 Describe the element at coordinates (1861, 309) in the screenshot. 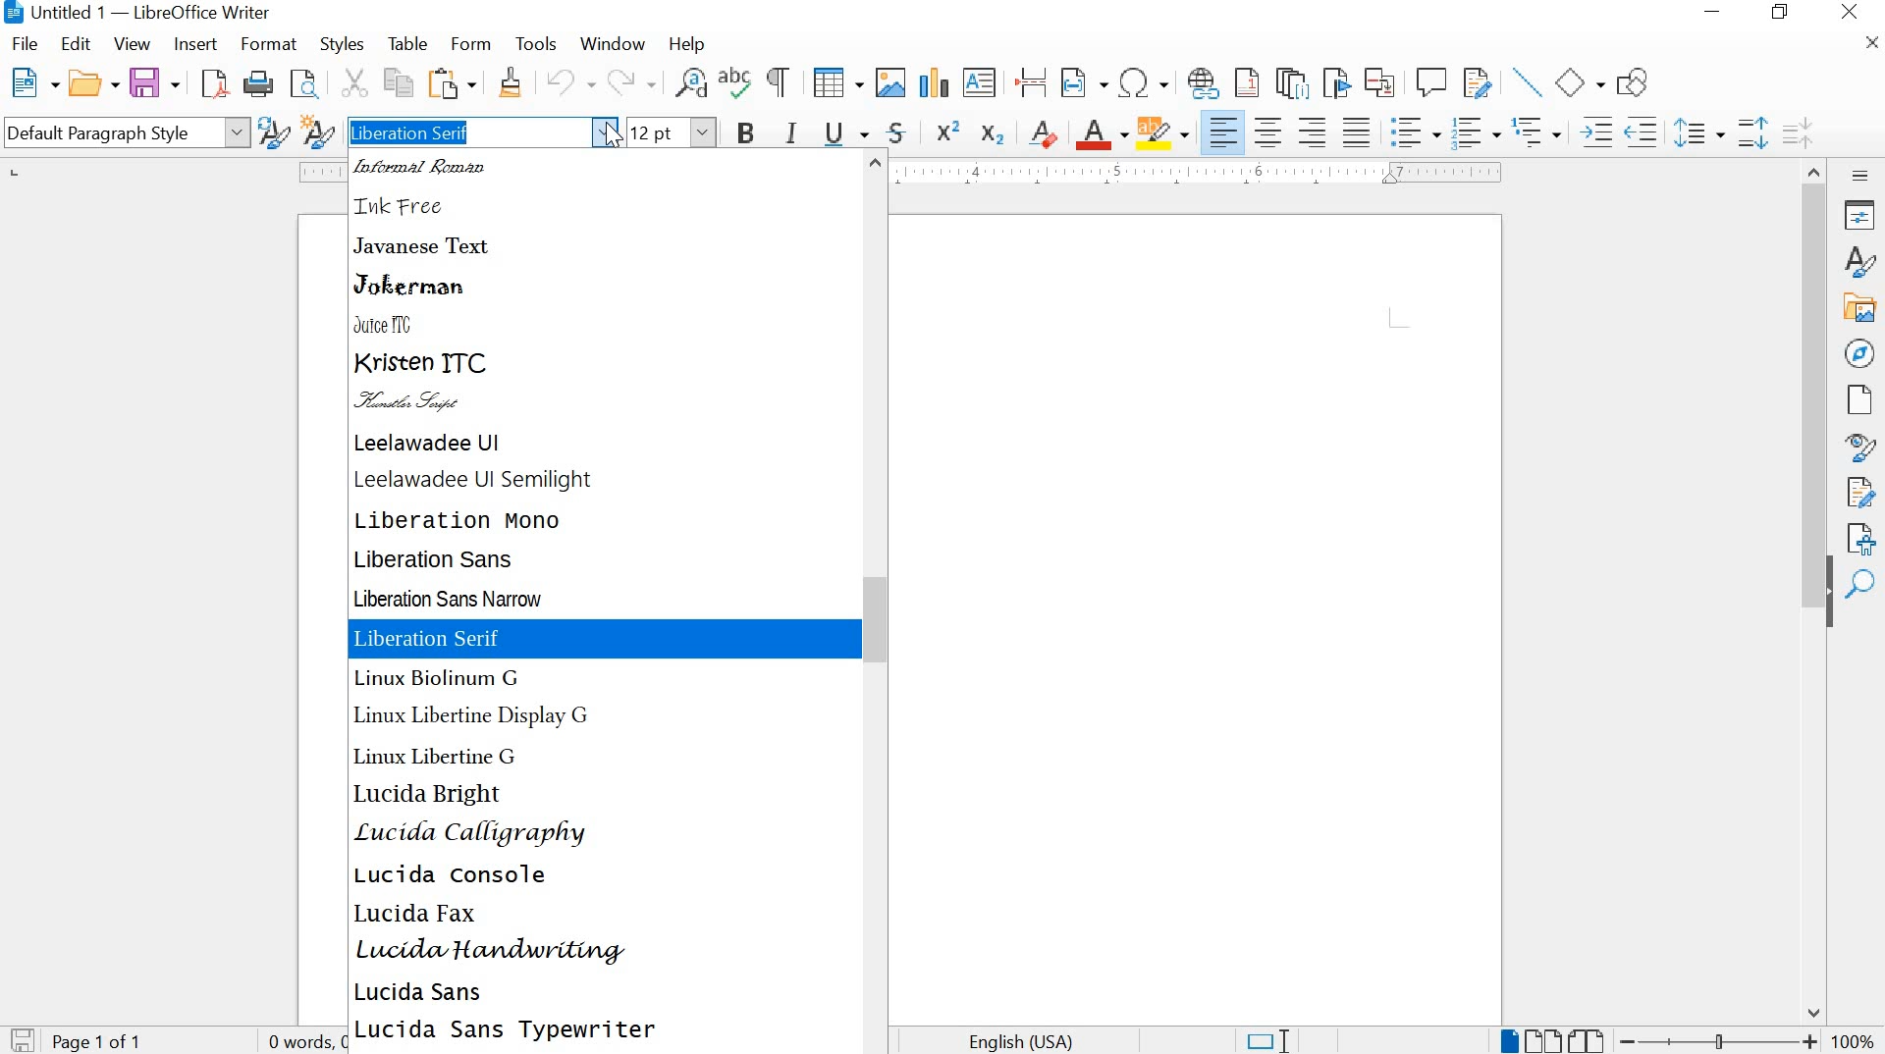

I see `GALLERY` at that location.